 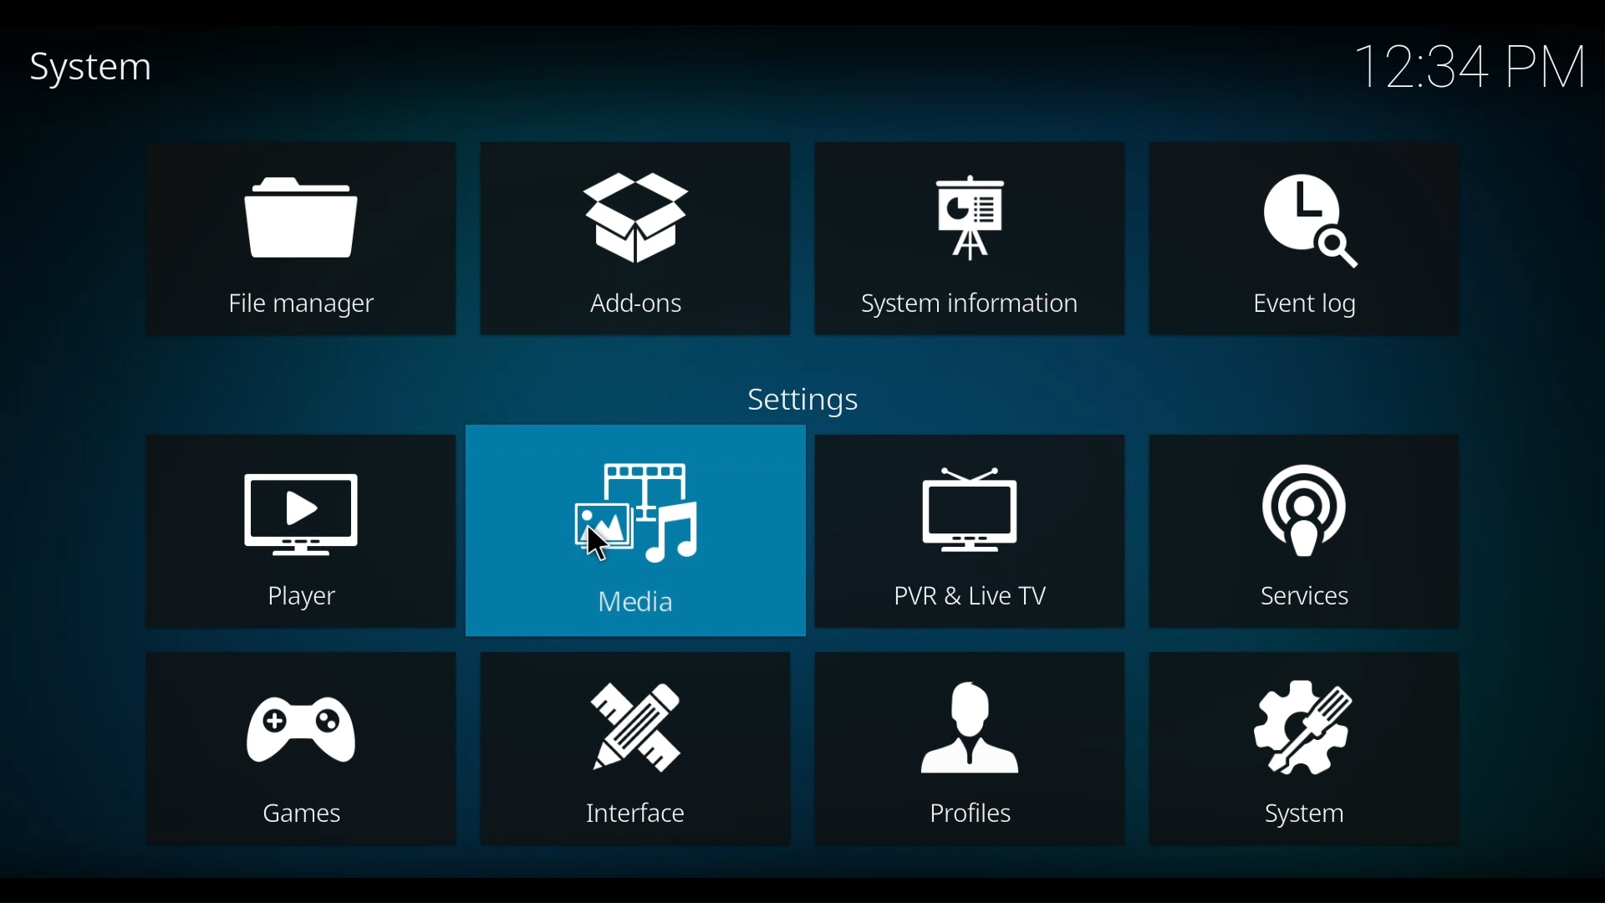 I want to click on File manager, so click(x=298, y=237).